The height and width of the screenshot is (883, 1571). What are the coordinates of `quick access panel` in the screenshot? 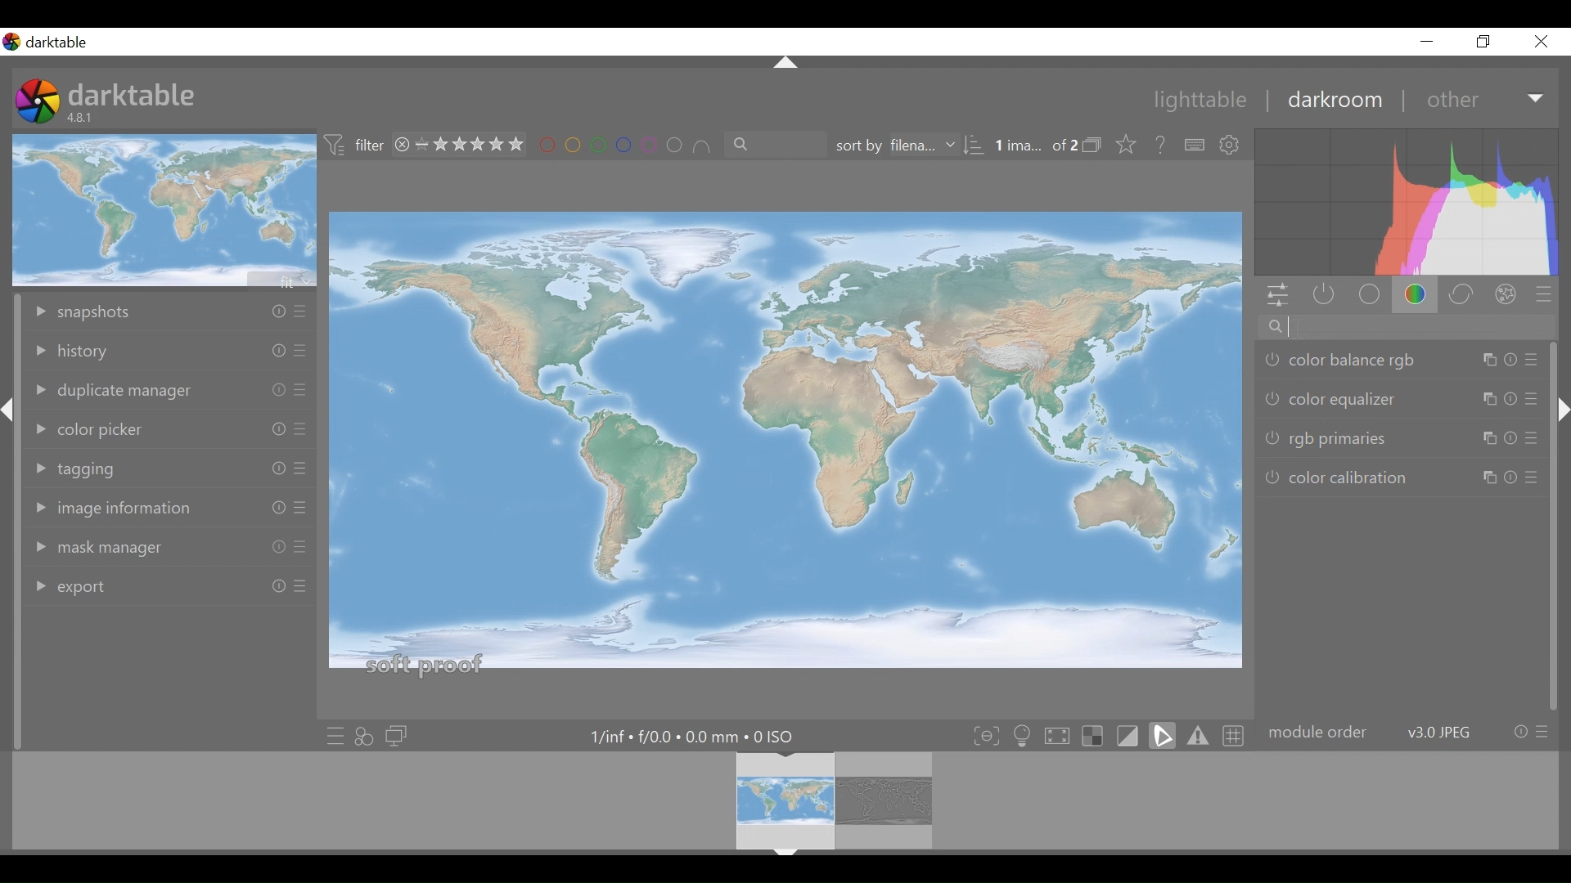 It's located at (1277, 296).